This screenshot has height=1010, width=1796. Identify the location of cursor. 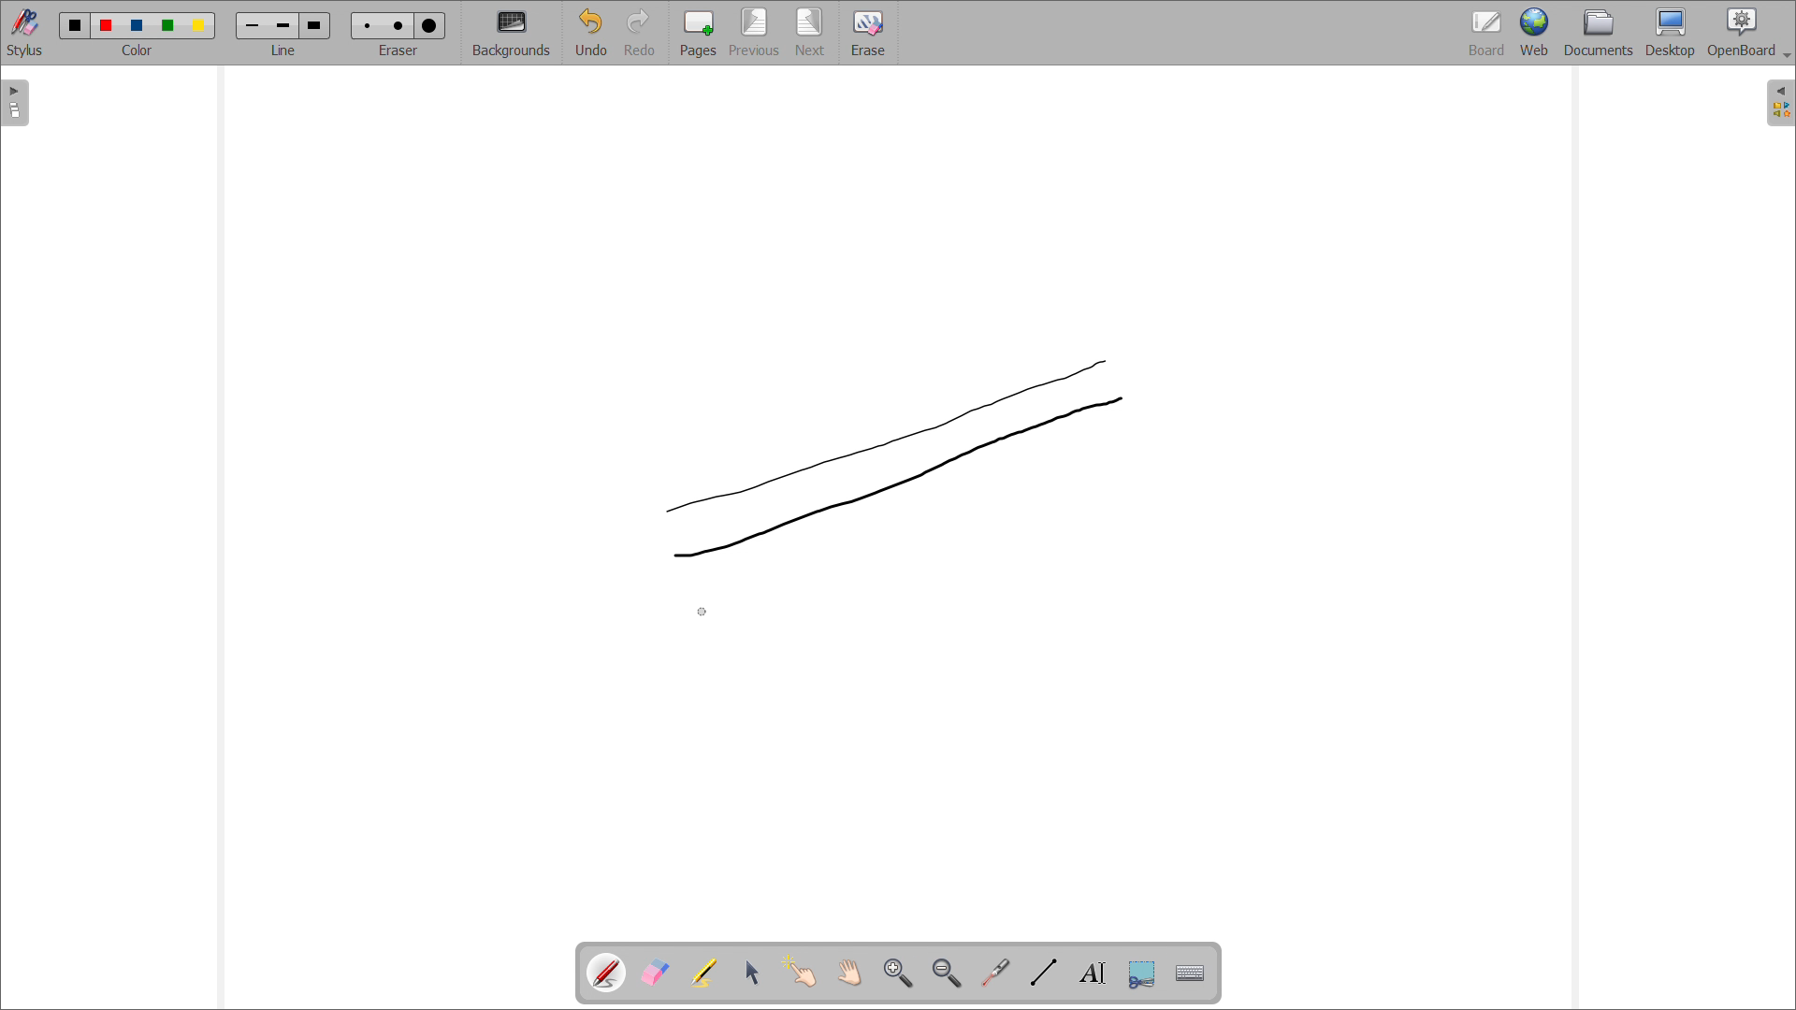
(702, 612).